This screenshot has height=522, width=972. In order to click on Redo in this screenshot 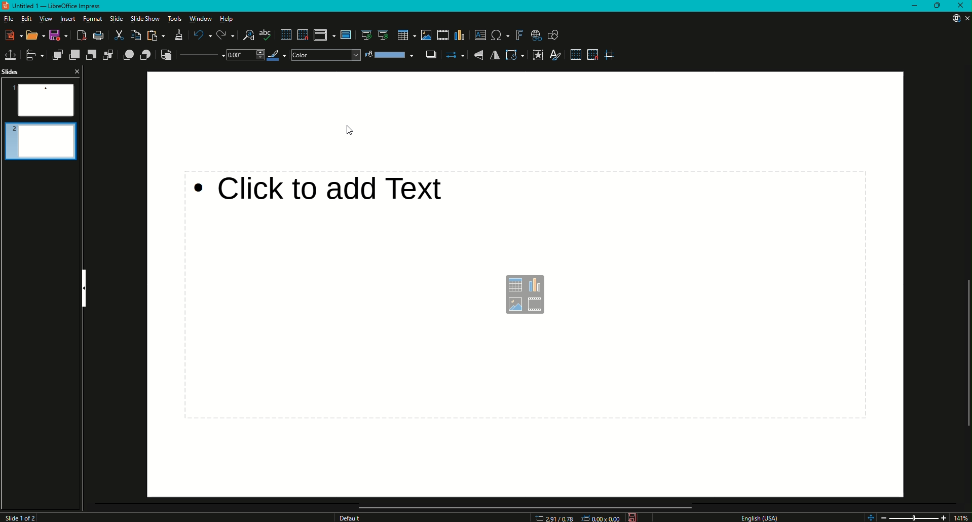, I will do `click(222, 33)`.